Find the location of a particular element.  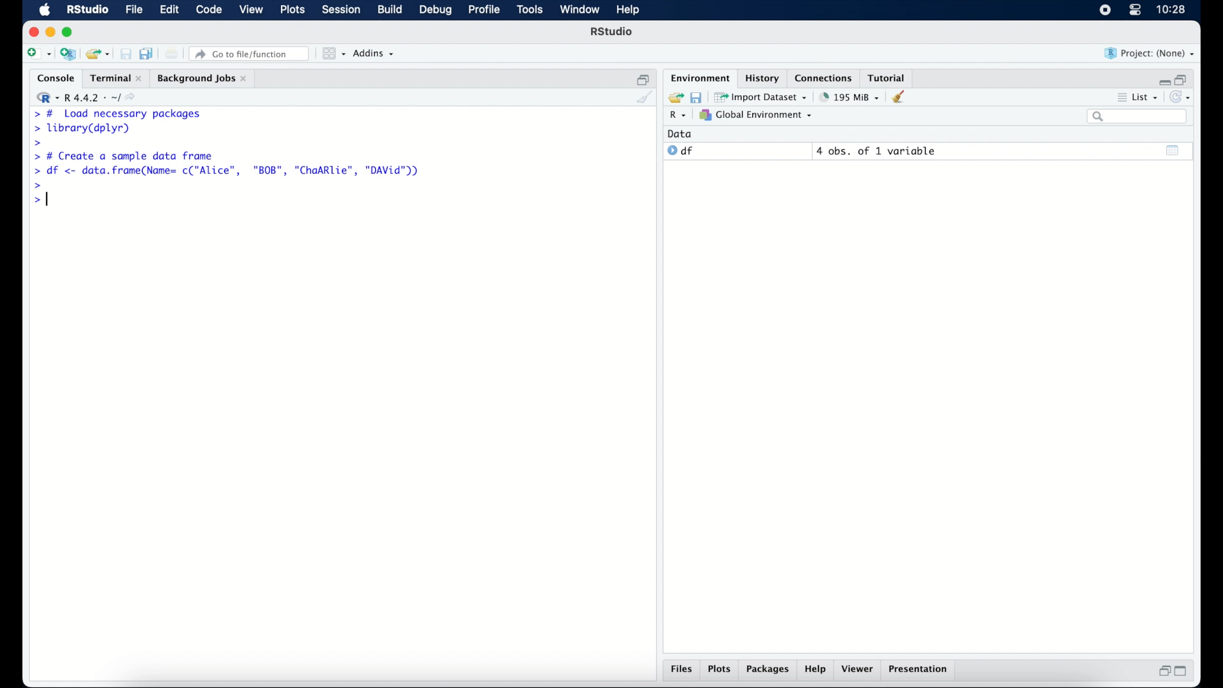

maximize is located at coordinates (1185, 671).